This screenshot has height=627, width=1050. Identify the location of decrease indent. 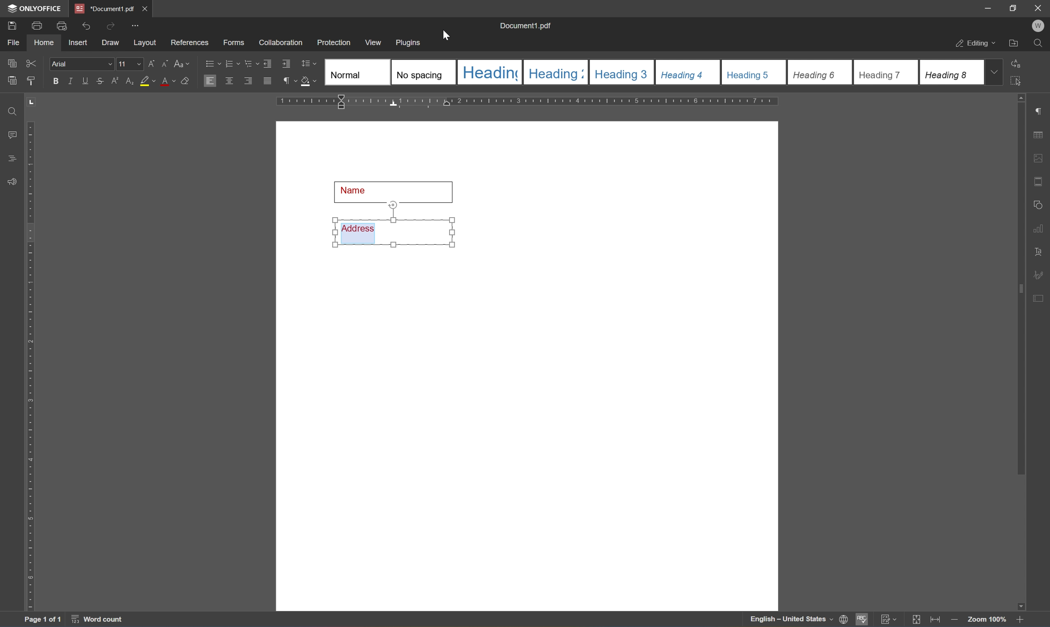
(268, 63).